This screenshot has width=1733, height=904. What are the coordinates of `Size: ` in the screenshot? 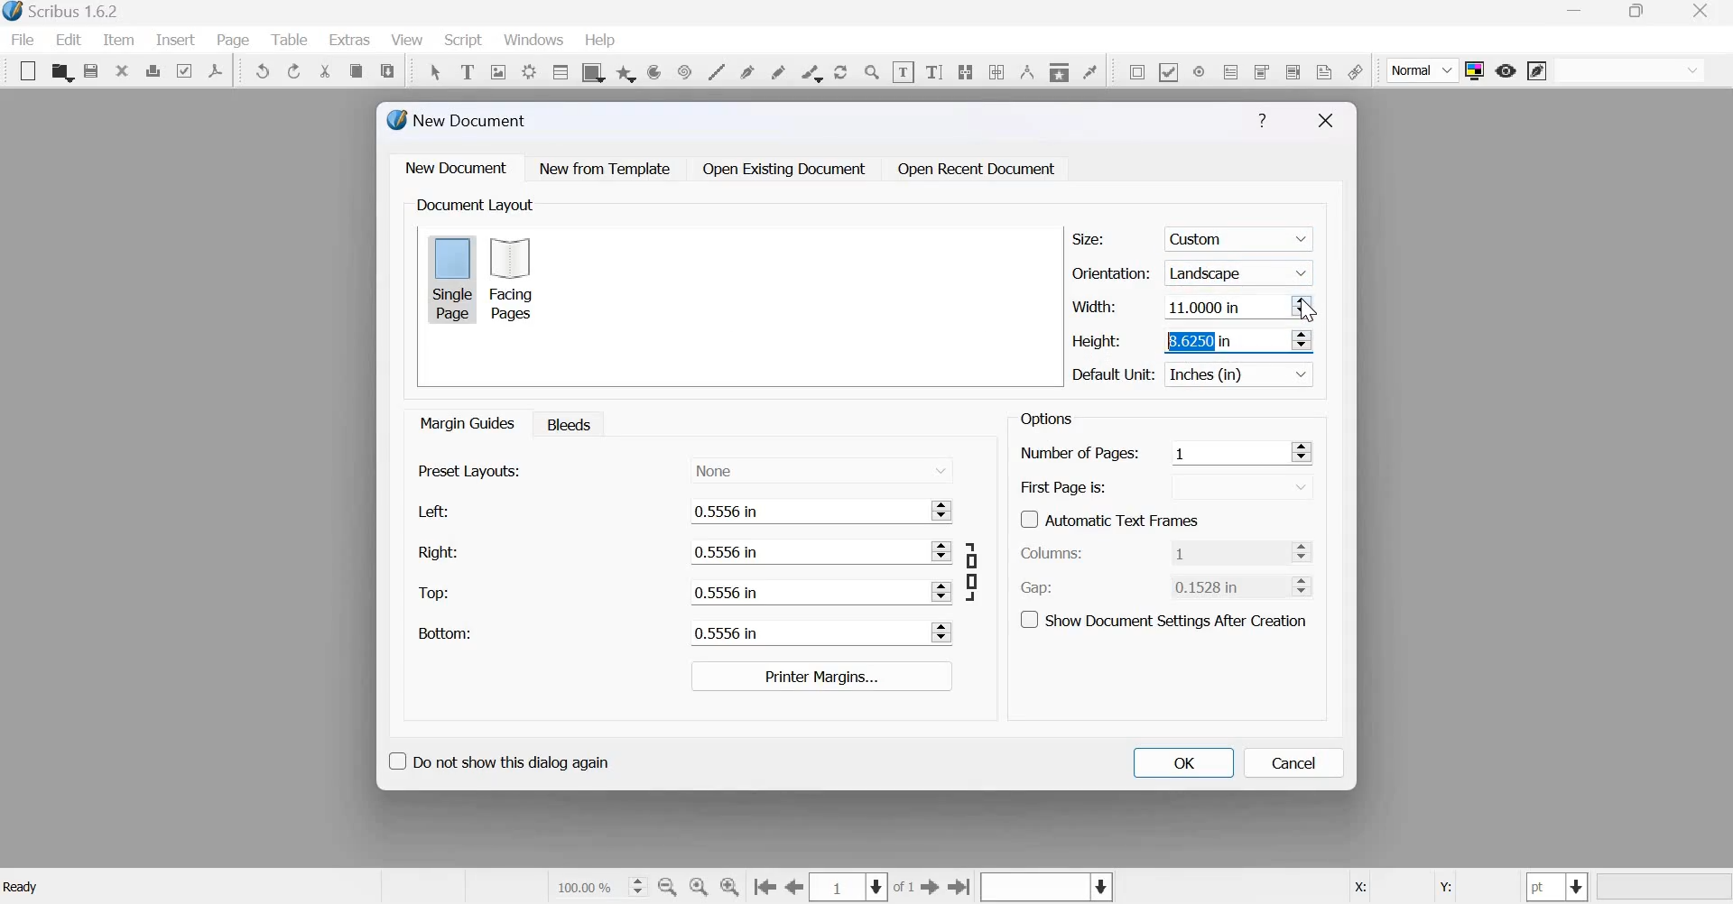 It's located at (1089, 239).